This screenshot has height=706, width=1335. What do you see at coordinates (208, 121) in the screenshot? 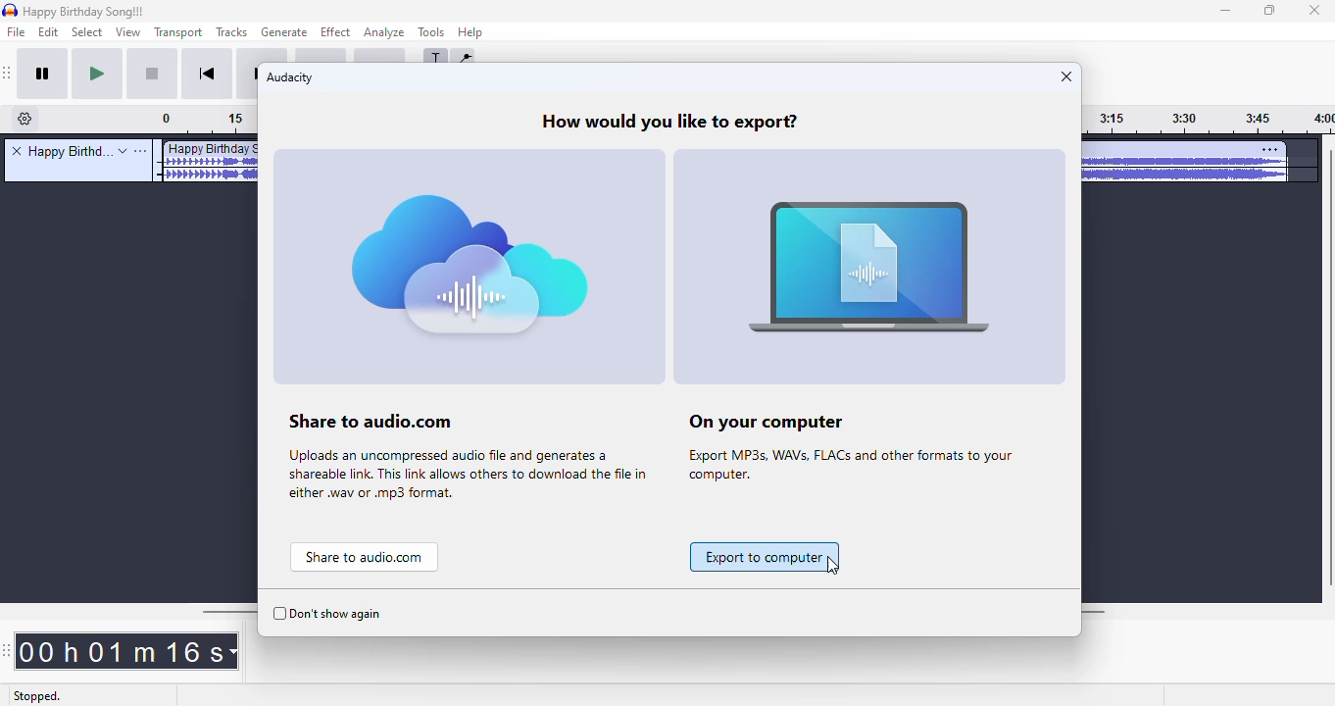
I see `Timeline` at bounding box center [208, 121].